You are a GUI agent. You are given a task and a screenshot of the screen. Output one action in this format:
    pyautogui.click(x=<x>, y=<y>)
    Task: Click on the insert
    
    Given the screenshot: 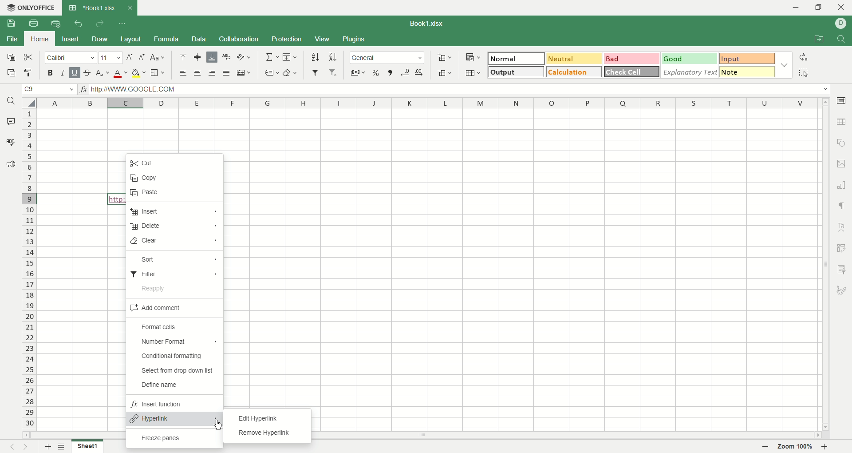 What is the action you would take?
    pyautogui.click(x=174, y=211)
    